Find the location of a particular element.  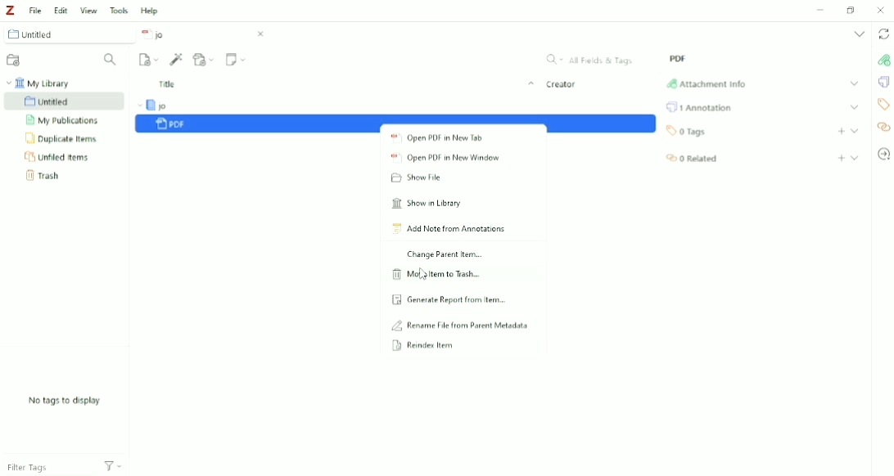

Title is located at coordinates (345, 85).